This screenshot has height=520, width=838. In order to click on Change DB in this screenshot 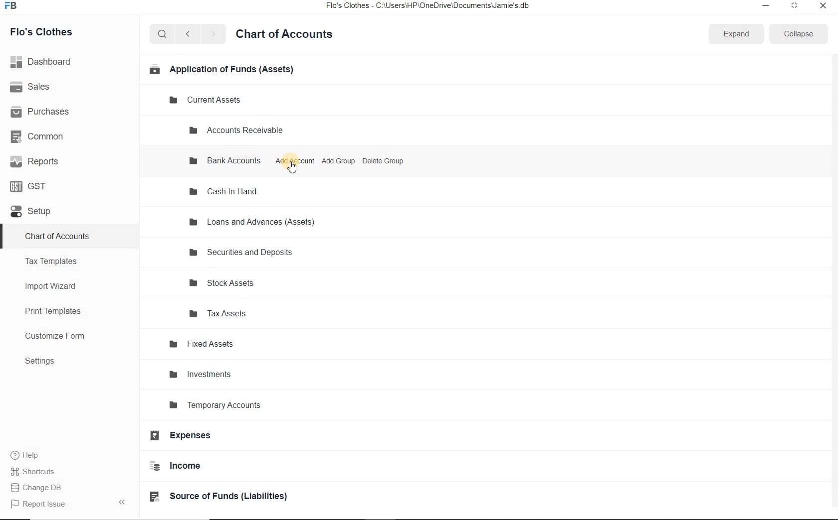, I will do `click(37, 487)`.